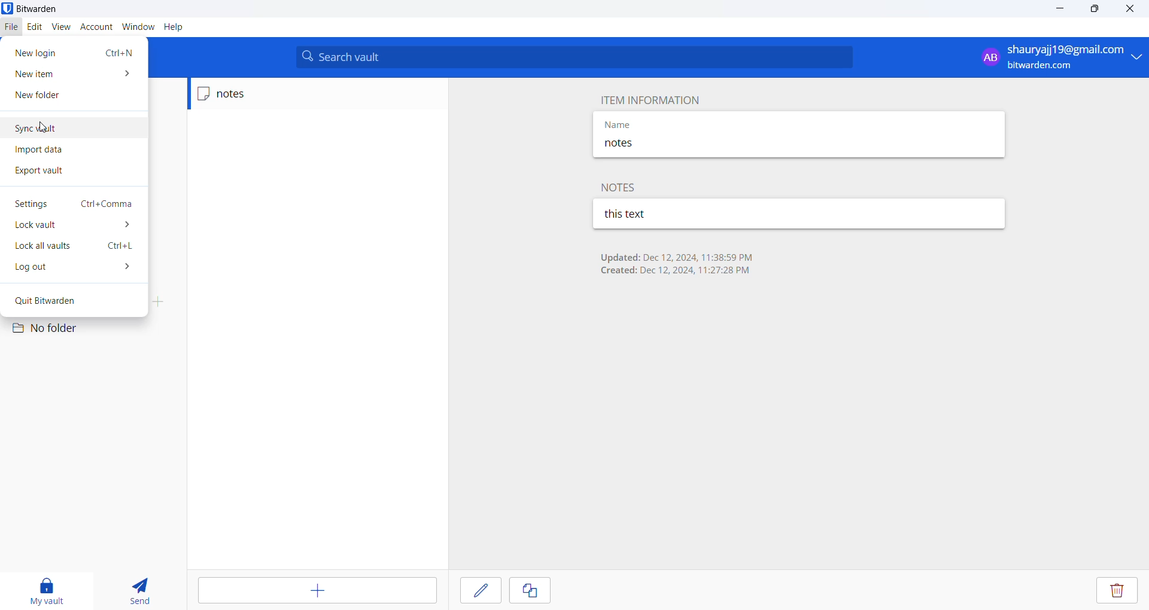 This screenshot has height=610, width=1149. What do you see at coordinates (44, 589) in the screenshot?
I see `My vault ` at bounding box center [44, 589].